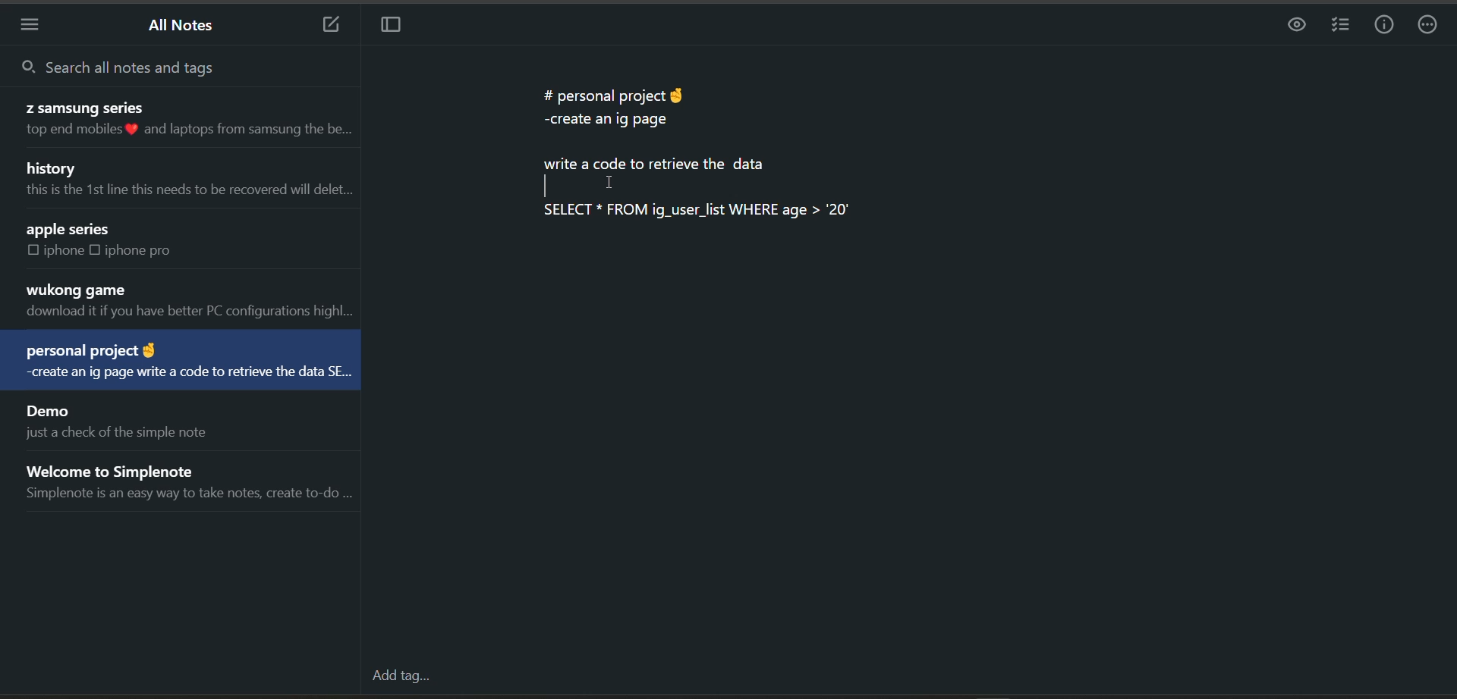  What do you see at coordinates (192, 478) in the screenshot?
I see `note title  and preview` at bounding box center [192, 478].